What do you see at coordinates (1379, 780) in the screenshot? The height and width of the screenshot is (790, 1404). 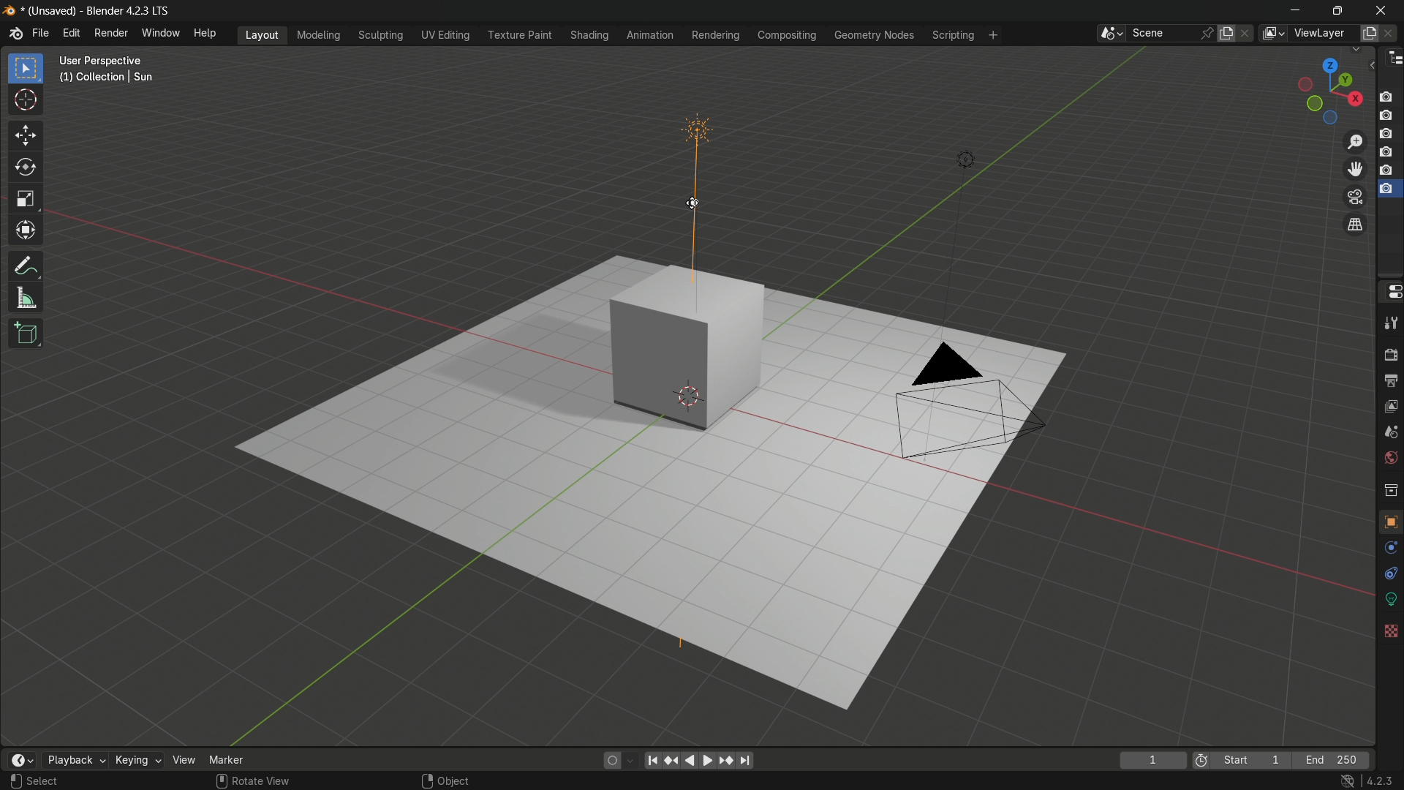 I see `4.2.3` at bounding box center [1379, 780].